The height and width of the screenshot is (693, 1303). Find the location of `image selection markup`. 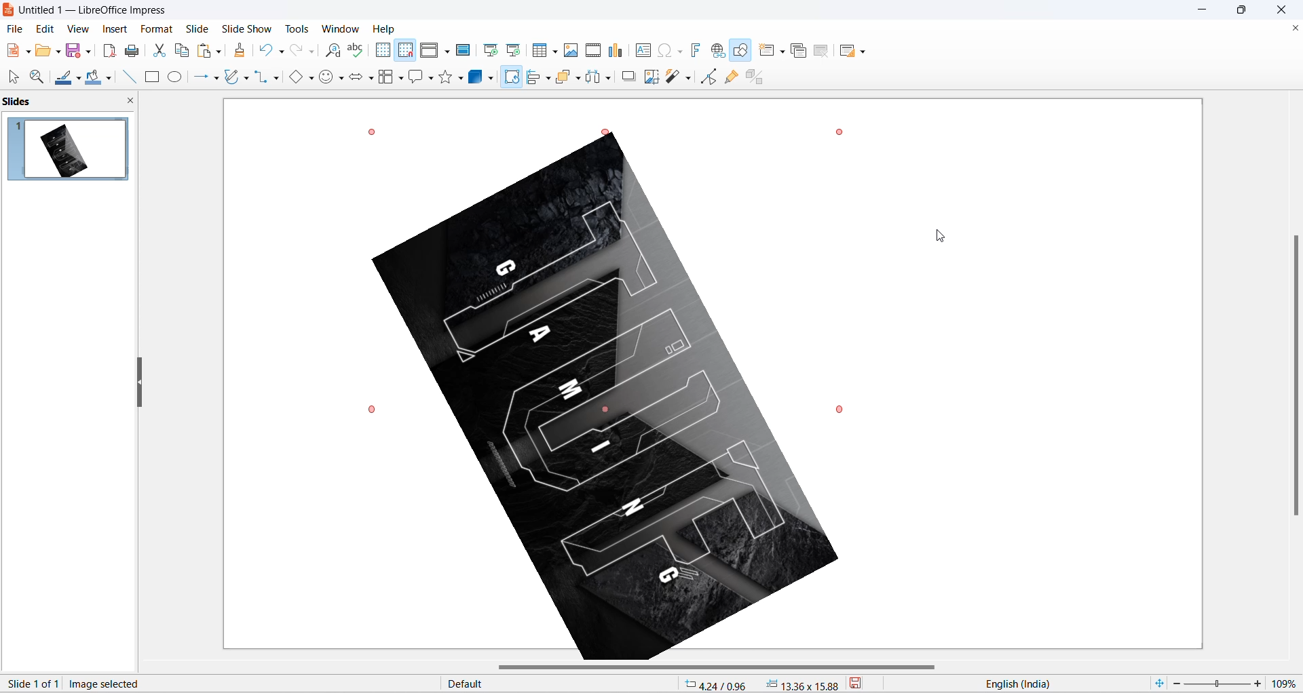

image selection markup is located at coordinates (844, 131).